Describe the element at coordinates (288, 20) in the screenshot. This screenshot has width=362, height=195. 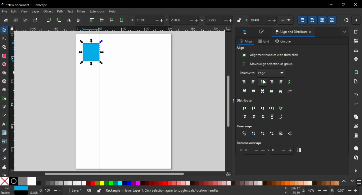
I see `units` at that location.